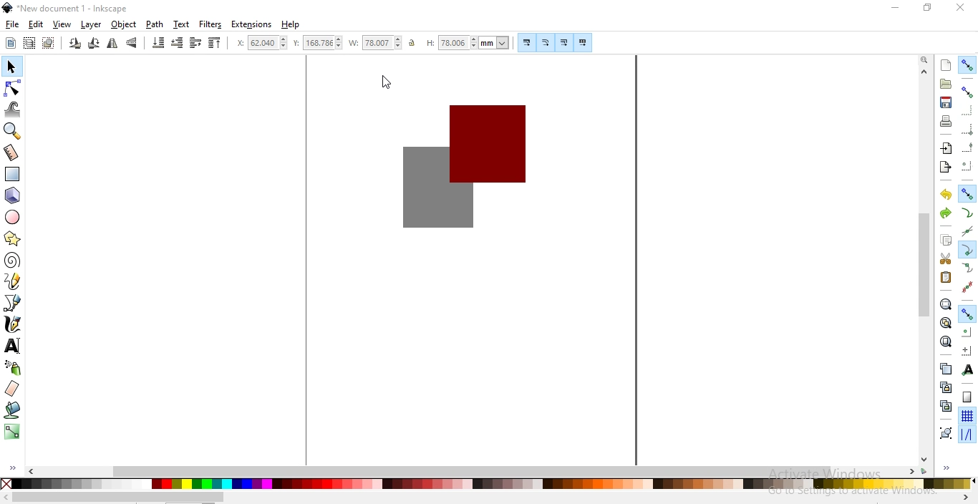  What do you see at coordinates (967, 417) in the screenshot?
I see `snap to grids` at bounding box center [967, 417].